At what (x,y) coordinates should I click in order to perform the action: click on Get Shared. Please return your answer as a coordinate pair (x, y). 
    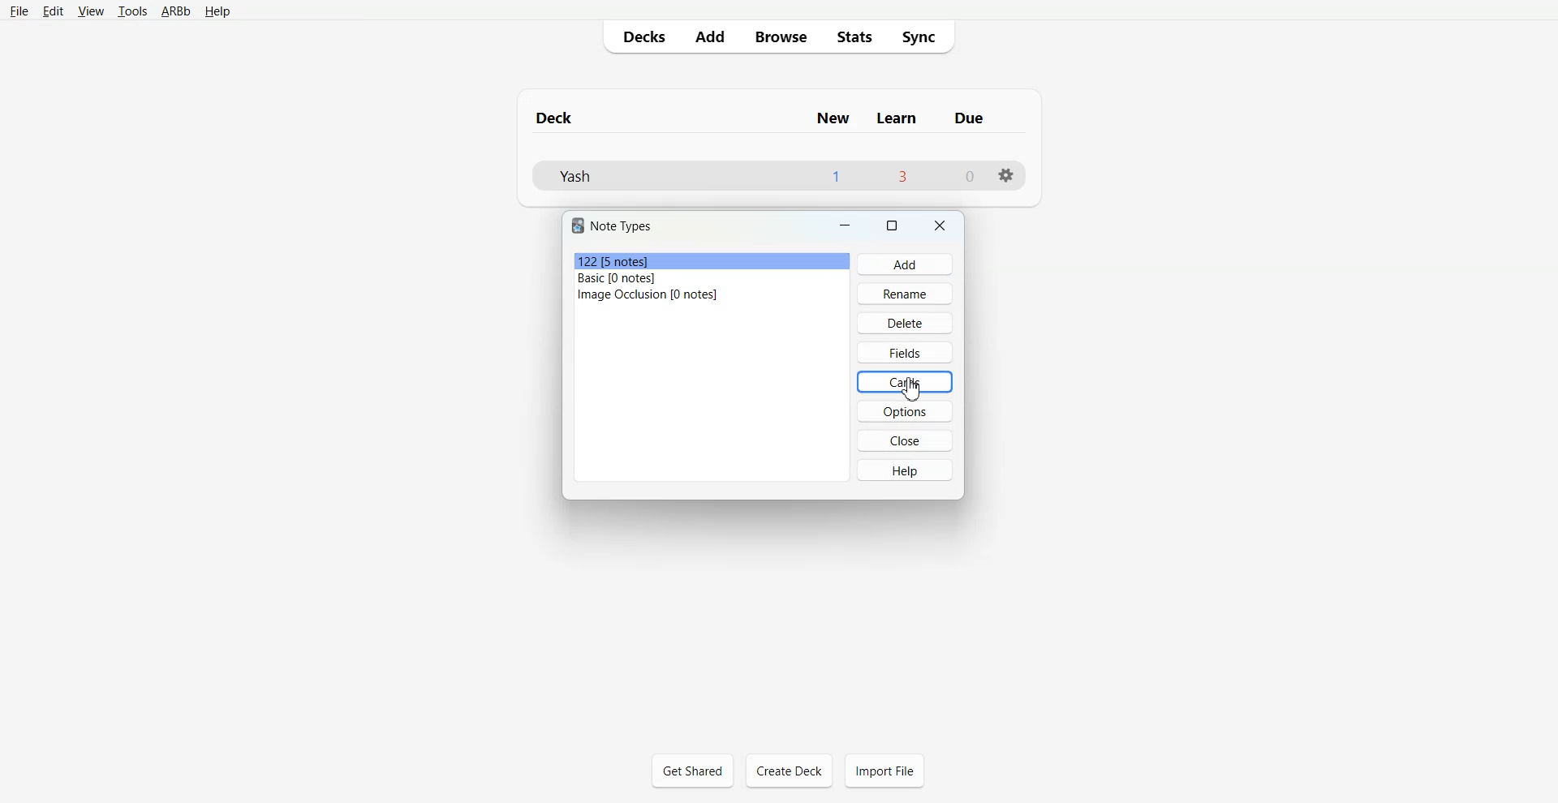
    Looking at the image, I should click on (693, 771).